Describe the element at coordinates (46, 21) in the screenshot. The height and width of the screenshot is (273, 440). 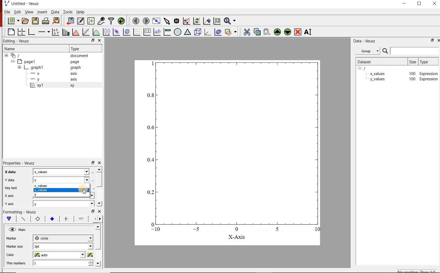
I see `print the documents` at that location.